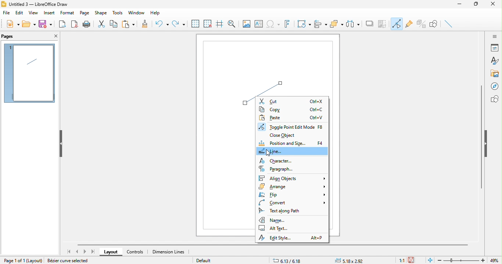 The image size is (502, 264). I want to click on last page, so click(93, 252).